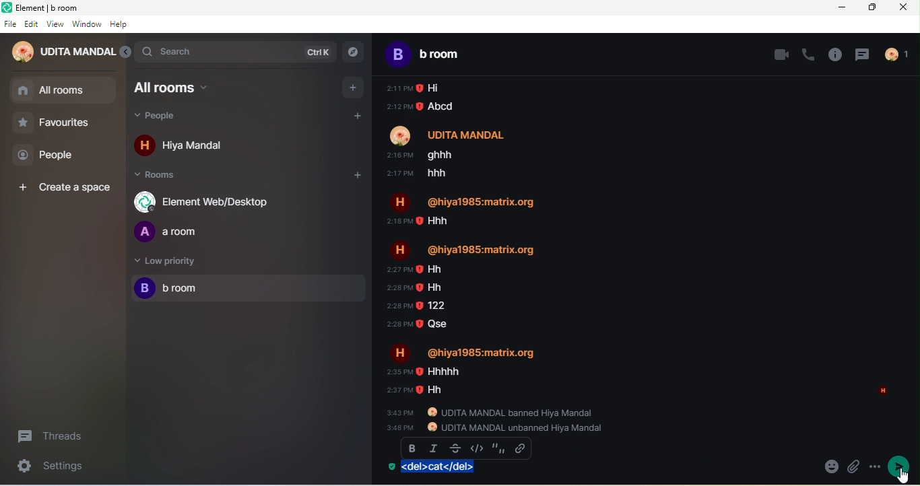  Describe the element at coordinates (810, 53) in the screenshot. I see `voice call` at that location.